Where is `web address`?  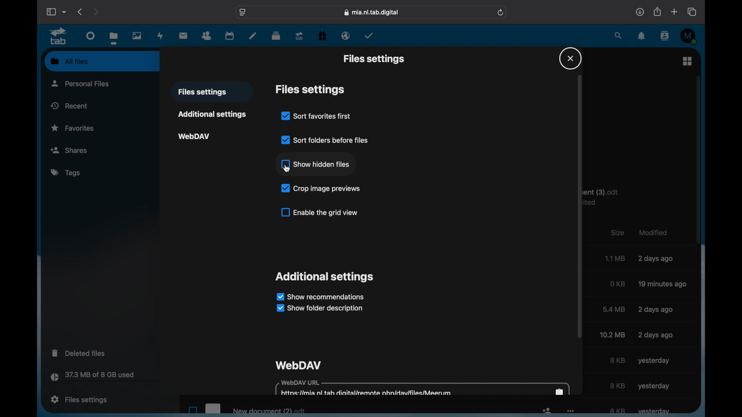 web address is located at coordinates (243, 13).